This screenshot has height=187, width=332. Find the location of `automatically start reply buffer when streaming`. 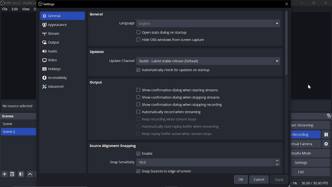

automatically start reply buffer when streaming is located at coordinates (177, 126).